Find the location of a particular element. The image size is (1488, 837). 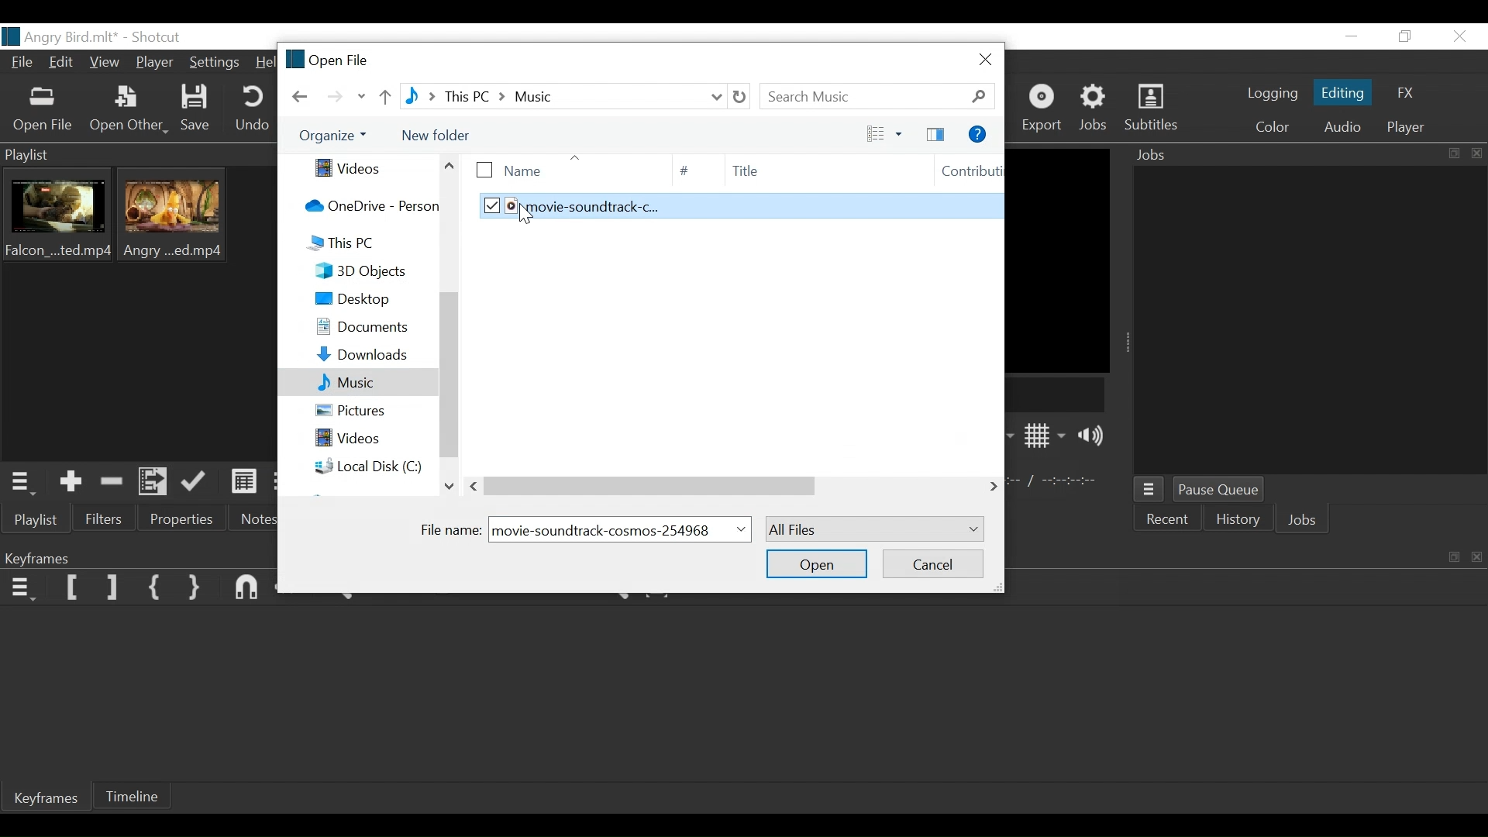

Edit is located at coordinates (64, 64).